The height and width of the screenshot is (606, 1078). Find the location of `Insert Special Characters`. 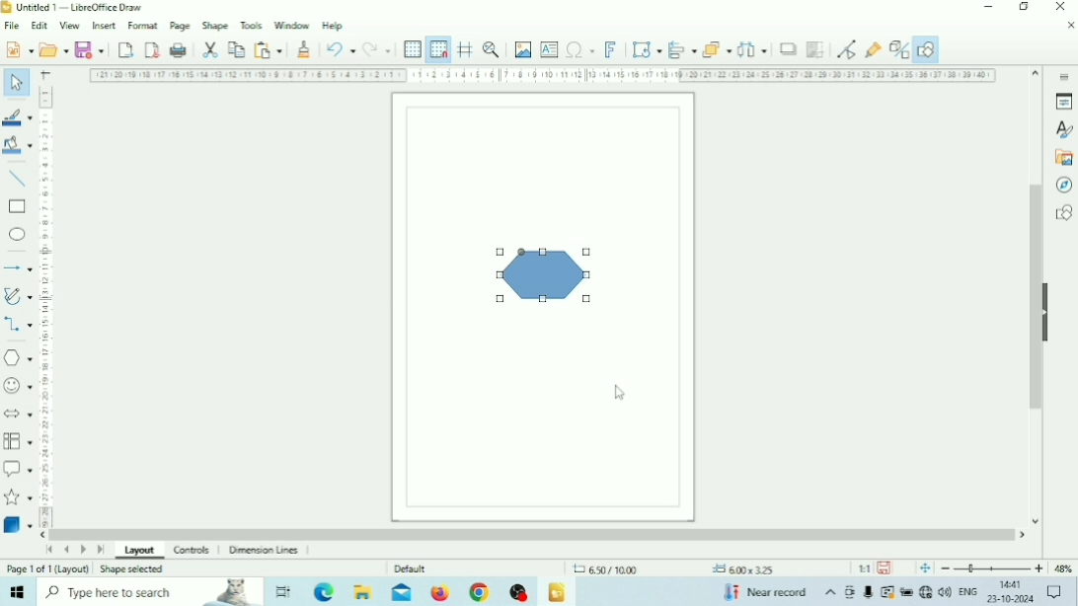

Insert Special Characters is located at coordinates (580, 49).